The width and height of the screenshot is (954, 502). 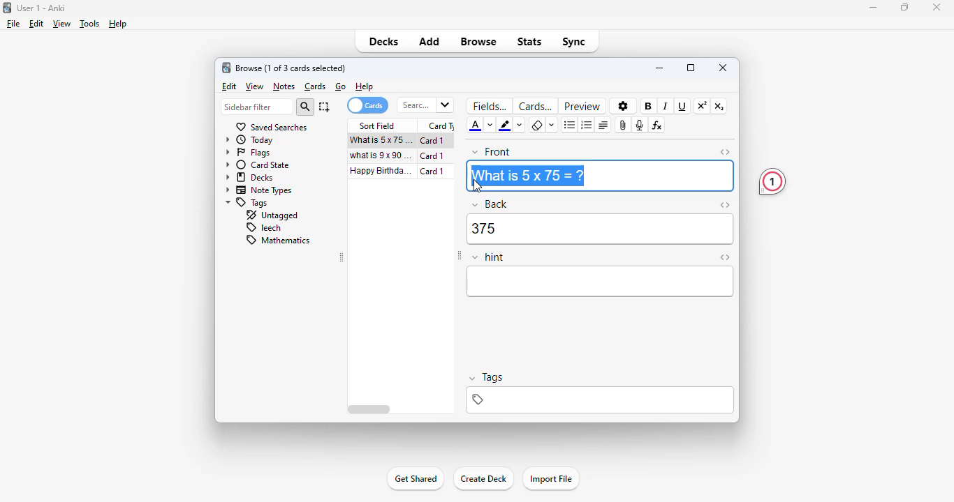 I want to click on create deck, so click(x=483, y=479).